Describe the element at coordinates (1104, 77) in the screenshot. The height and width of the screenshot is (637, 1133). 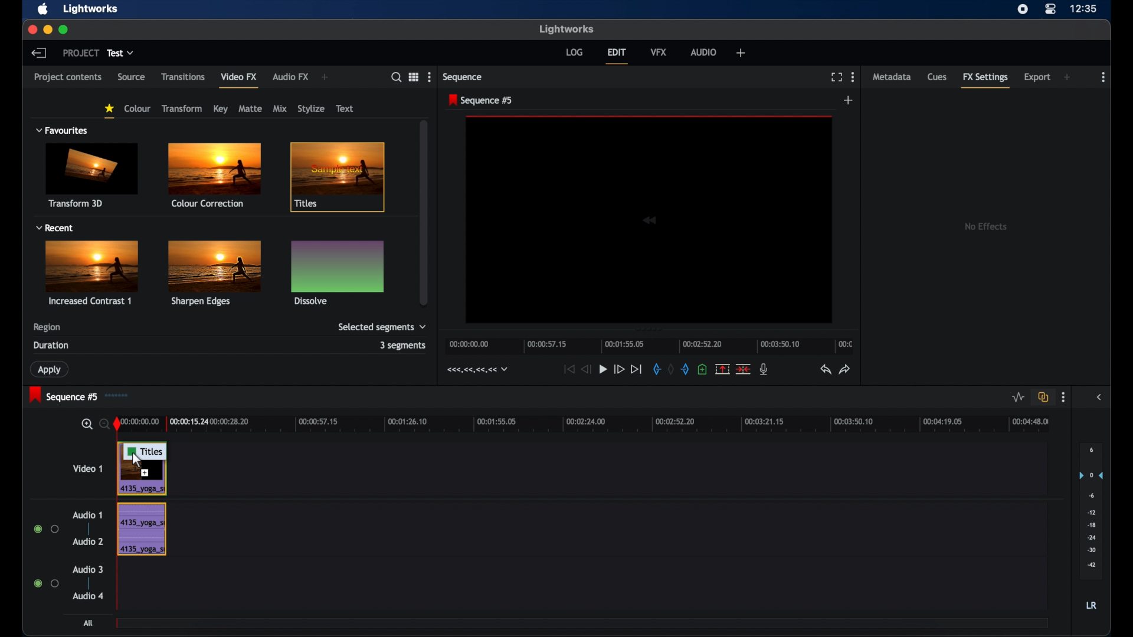
I see `more options` at that location.